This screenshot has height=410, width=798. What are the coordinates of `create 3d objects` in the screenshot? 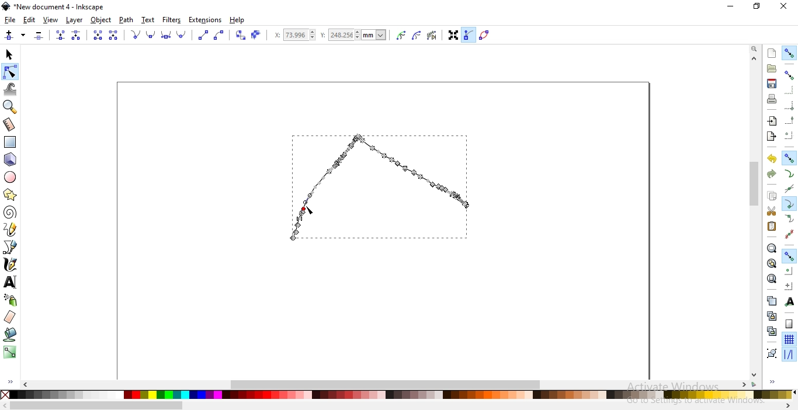 It's located at (11, 160).